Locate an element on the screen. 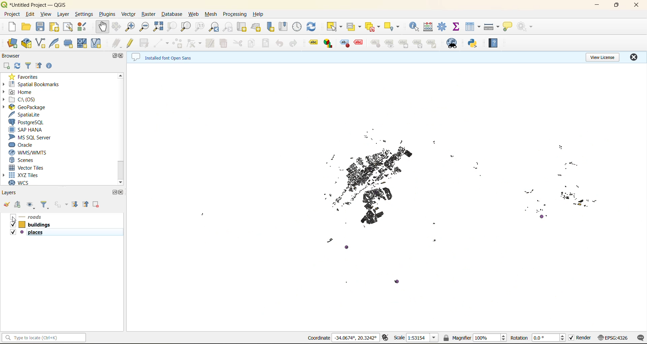 The image size is (647, 344). toggle edits is located at coordinates (132, 44).